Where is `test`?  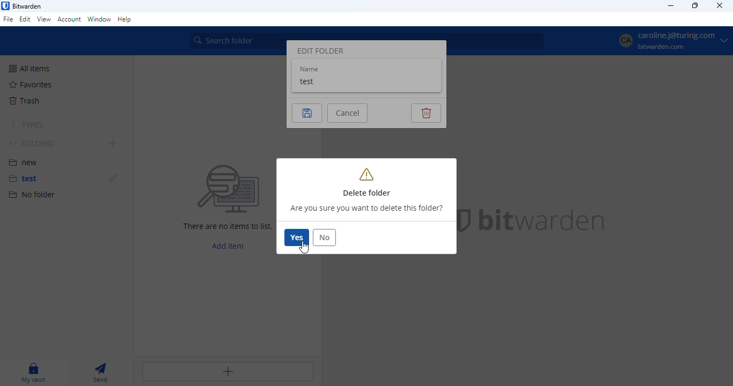
test is located at coordinates (21, 179).